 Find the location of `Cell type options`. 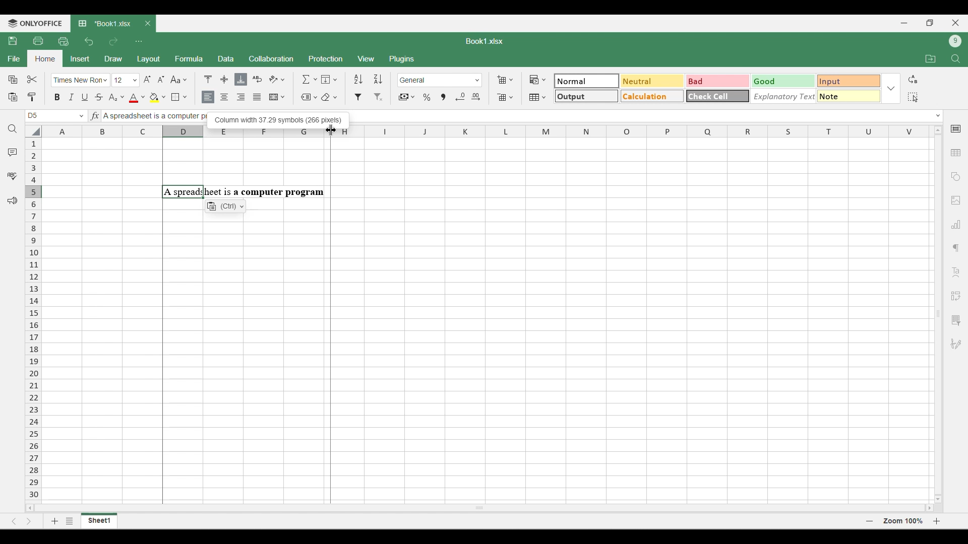

Cell type options is located at coordinates (718, 89).